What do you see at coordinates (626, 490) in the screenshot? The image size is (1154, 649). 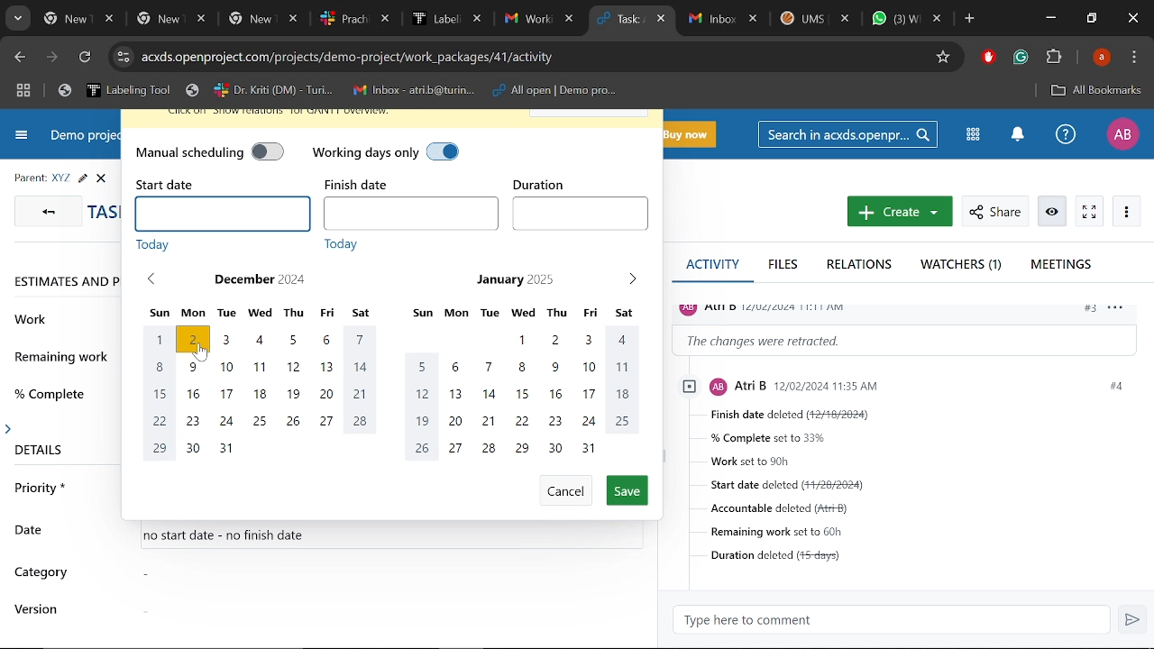 I see `Save` at bounding box center [626, 490].